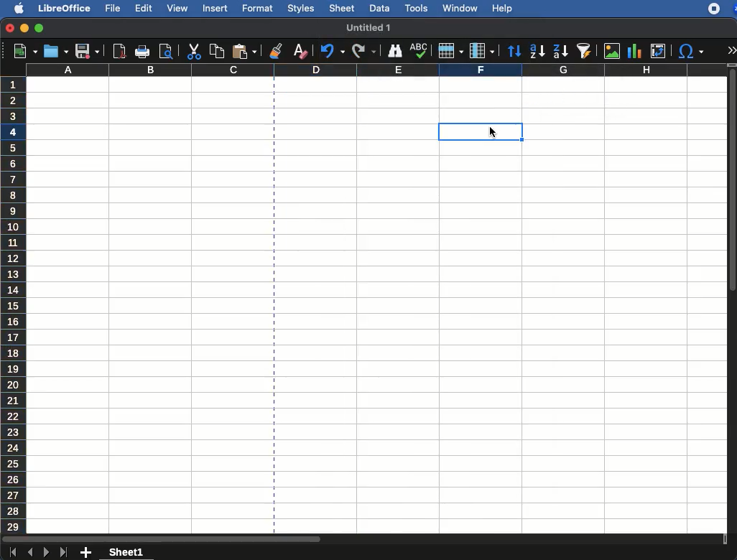  I want to click on cut, so click(193, 51).